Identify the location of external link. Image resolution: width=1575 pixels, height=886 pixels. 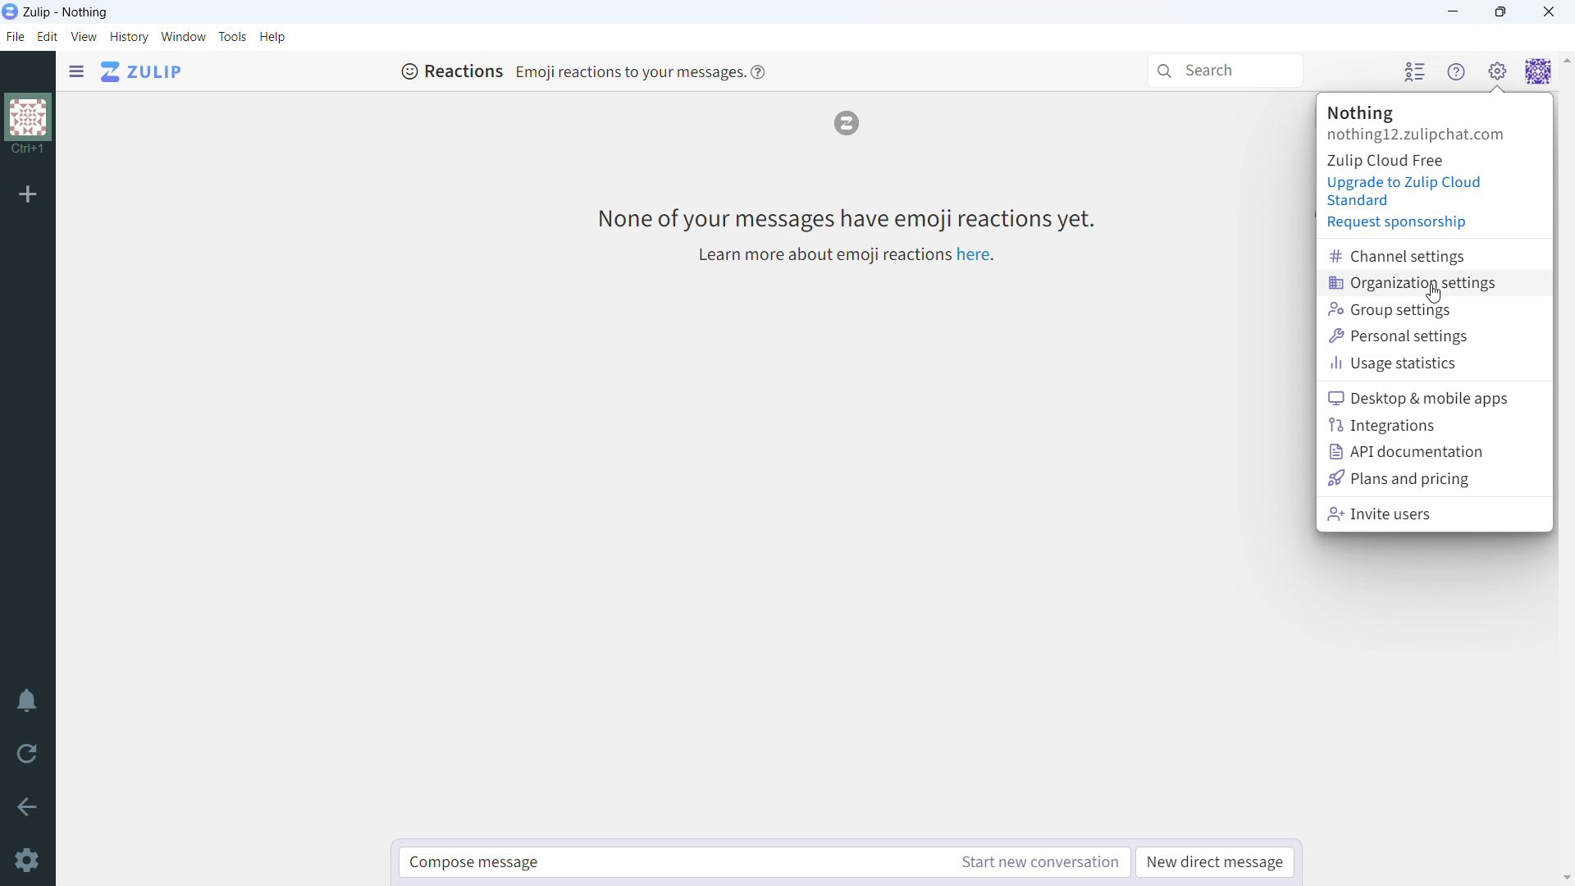
(974, 254).